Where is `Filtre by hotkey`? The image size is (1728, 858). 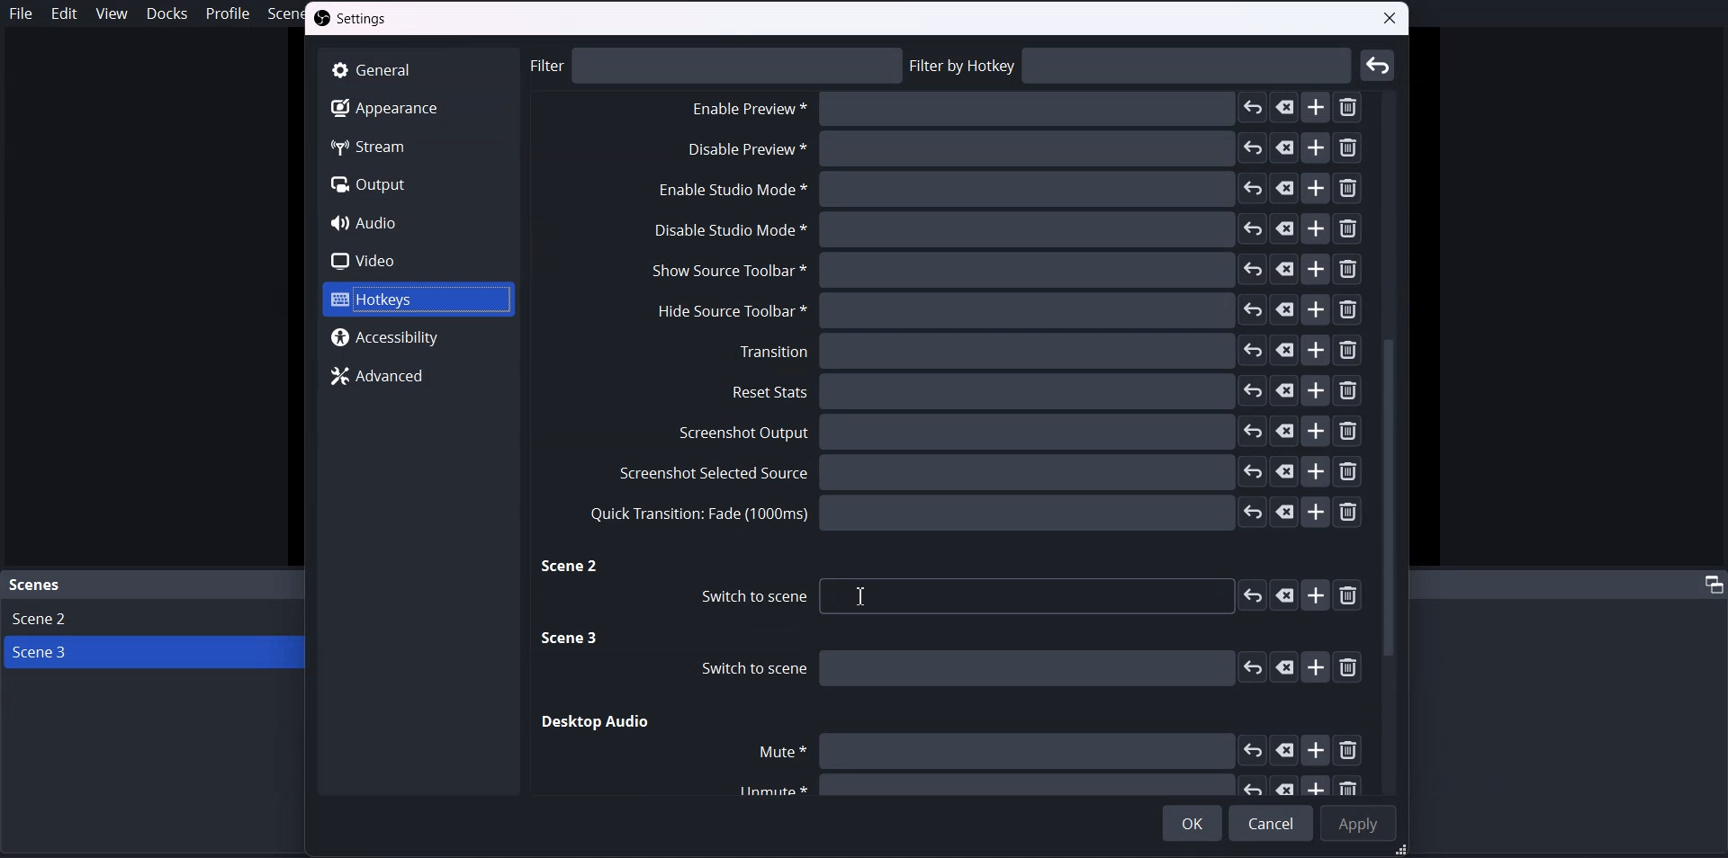 Filtre by hotkey is located at coordinates (1132, 66).